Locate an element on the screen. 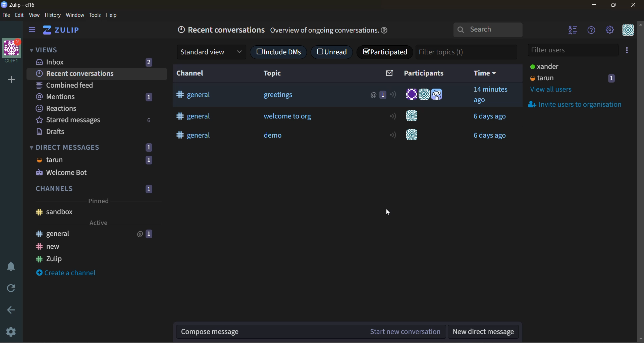 This screenshot has width=644, height=343. direct messages is located at coordinates (95, 147).